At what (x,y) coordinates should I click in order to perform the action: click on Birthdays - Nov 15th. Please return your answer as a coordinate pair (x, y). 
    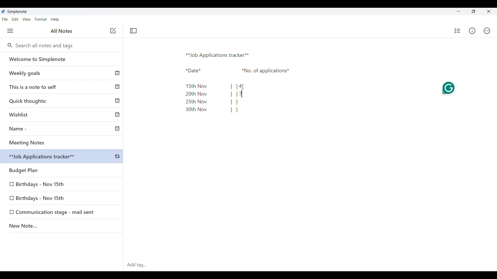
    Looking at the image, I should click on (41, 183).